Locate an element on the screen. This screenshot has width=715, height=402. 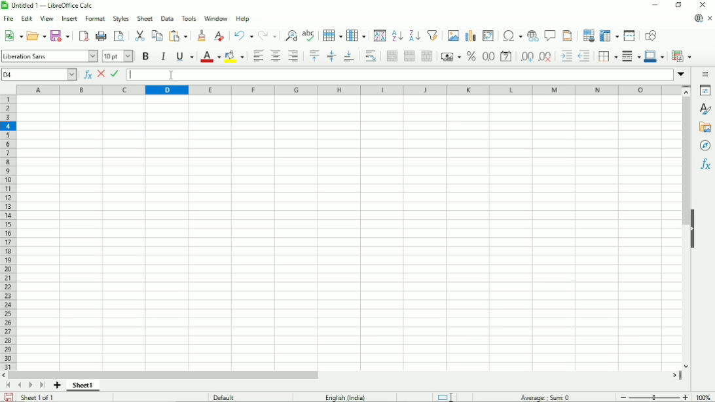
Spell check is located at coordinates (309, 34).